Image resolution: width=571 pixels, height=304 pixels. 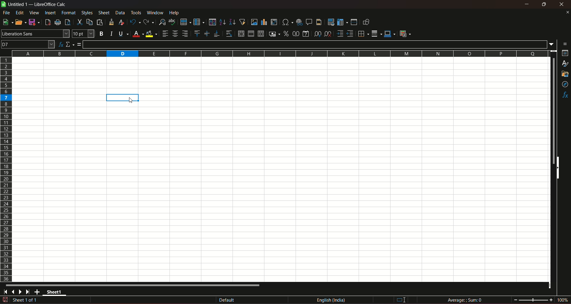 What do you see at coordinates (558, 168) in the screenshot?
I see `side scrollbars` at bounding box center [558, 168].